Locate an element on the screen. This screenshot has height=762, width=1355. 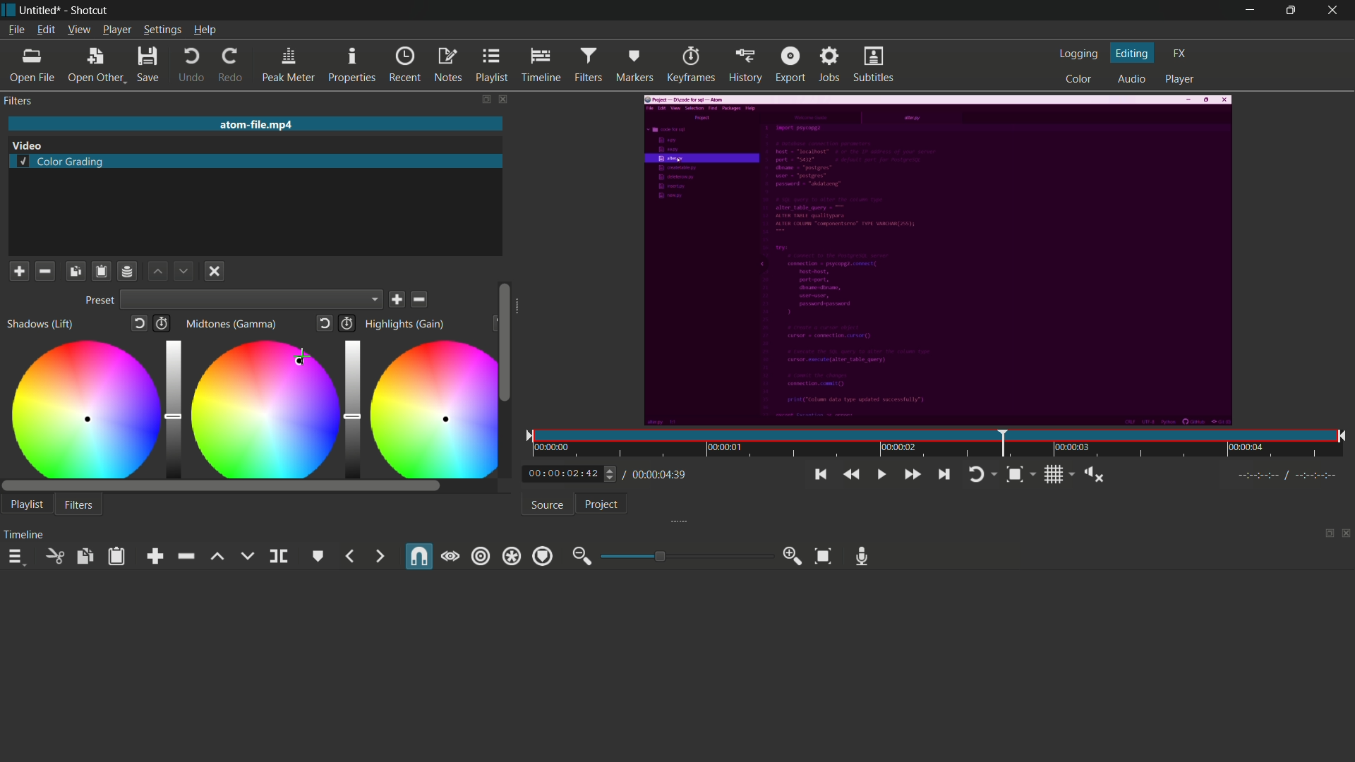
filters is located at coordinates (588, 64).